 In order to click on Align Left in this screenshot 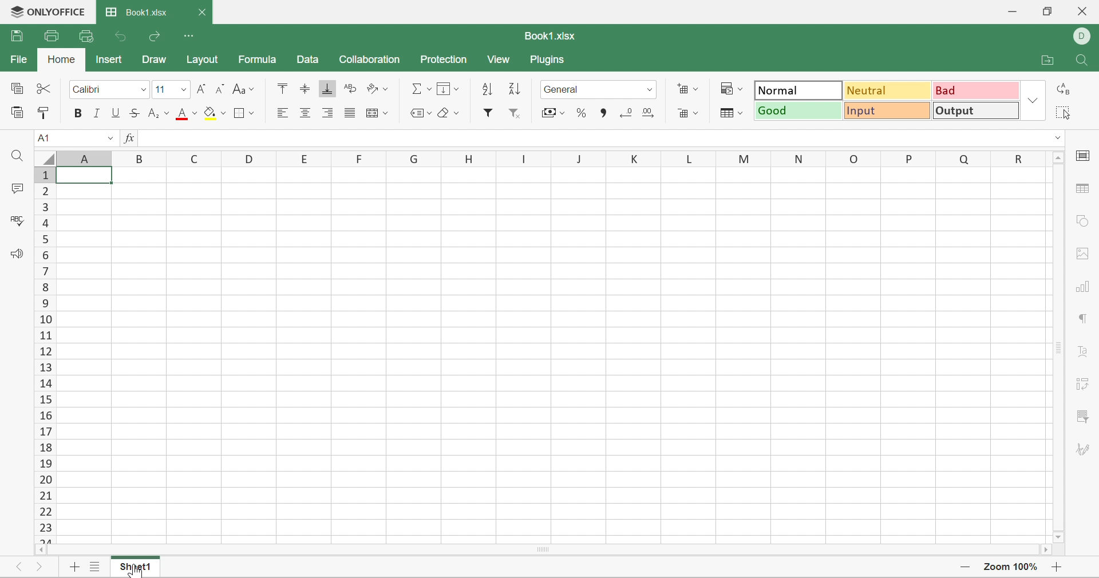, I will do `click(284, 112)`.